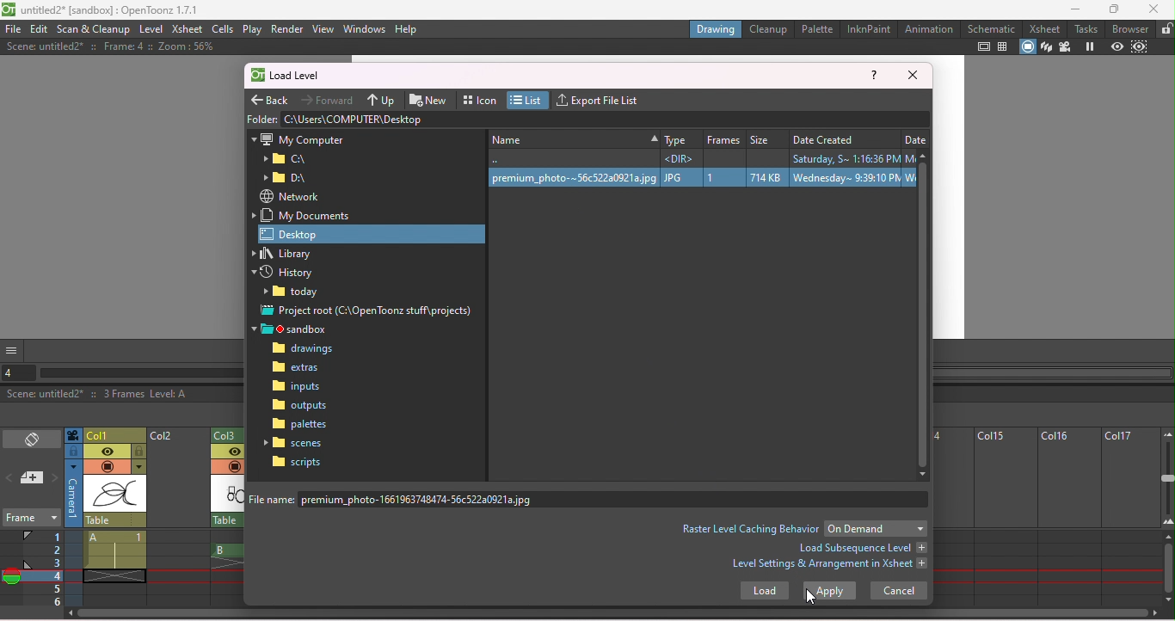 Image resolution: width=1175 pixels, height=621 pixels. I want to click on Column 16, so click(1067, 517).